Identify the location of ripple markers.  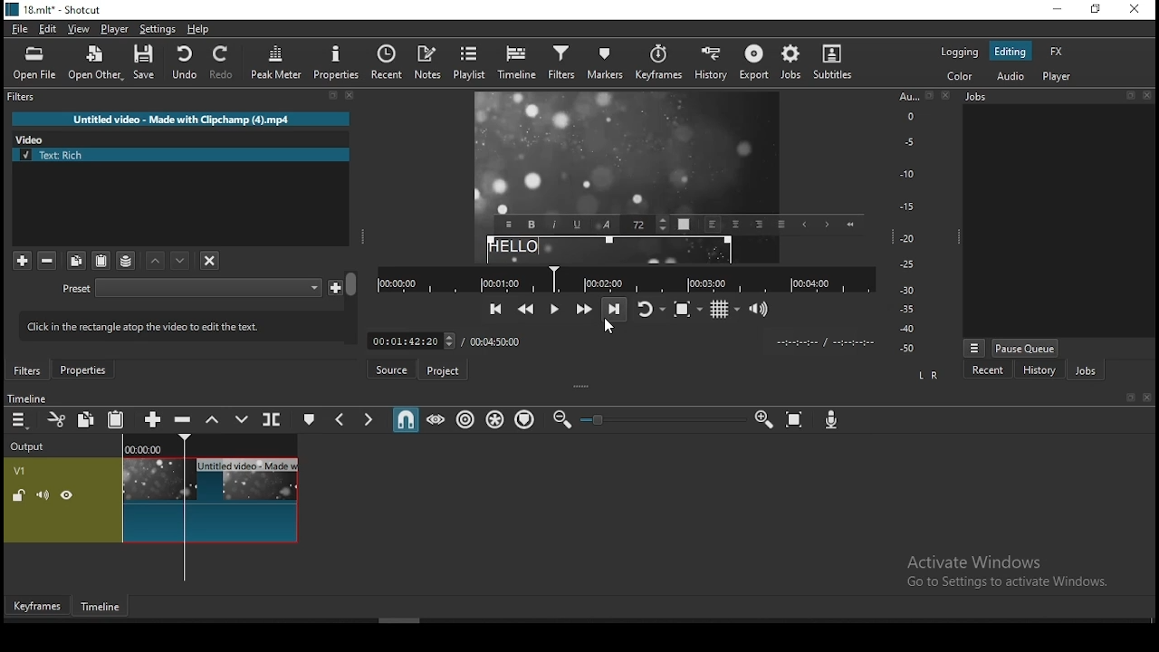
(527, 420).